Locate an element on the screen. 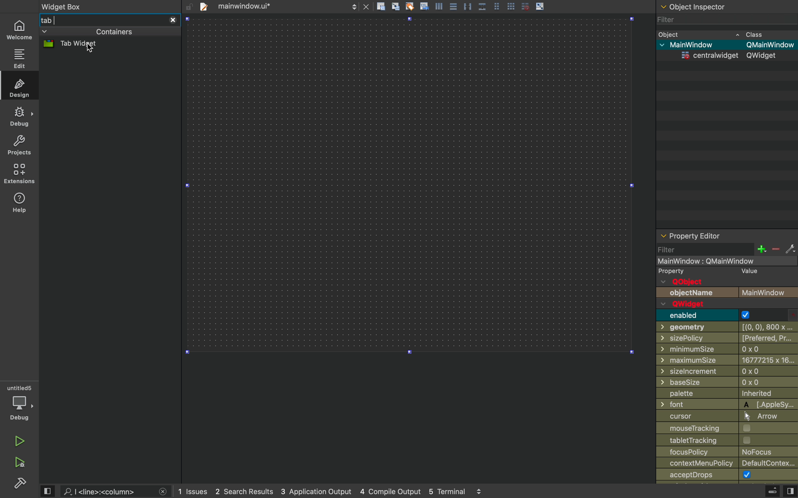 This screenshot has height=498, width=798. palette is located at coordinates (725, 395).